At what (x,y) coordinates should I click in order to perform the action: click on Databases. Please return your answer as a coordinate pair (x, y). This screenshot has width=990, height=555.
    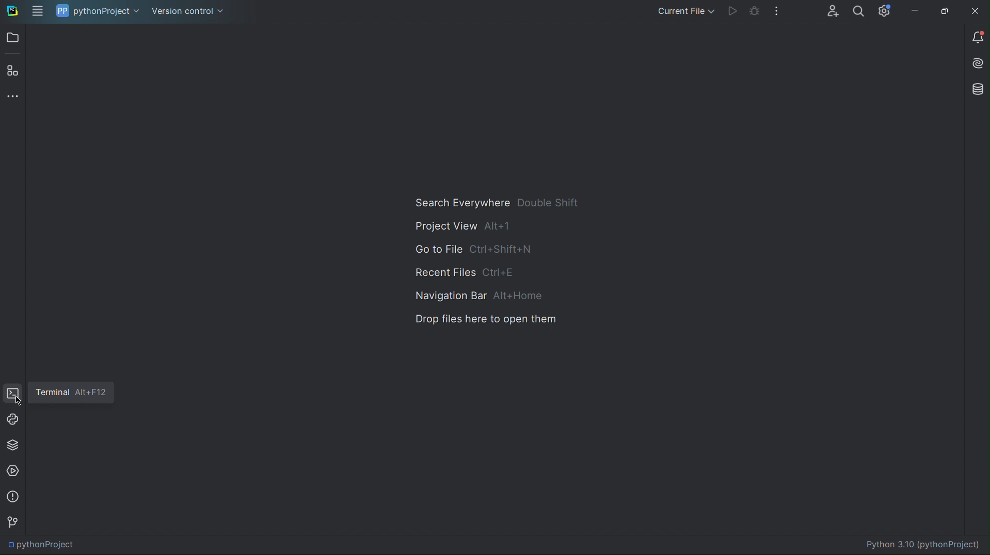
    Looking at the image, I should click on (976, 90).